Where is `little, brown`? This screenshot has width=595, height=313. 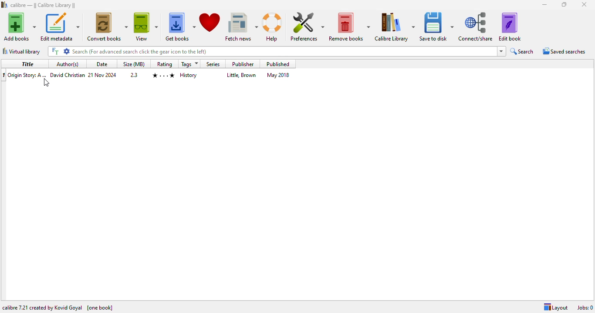
little, brown is located at coordinates (242, 75).